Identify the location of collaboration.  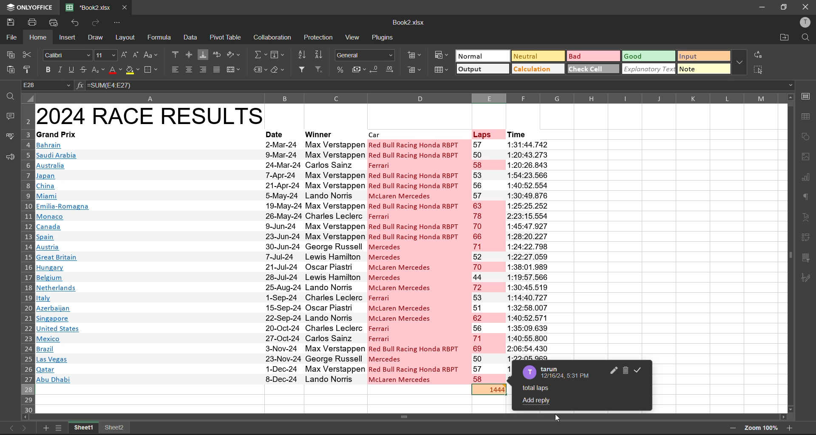
(274, 38).